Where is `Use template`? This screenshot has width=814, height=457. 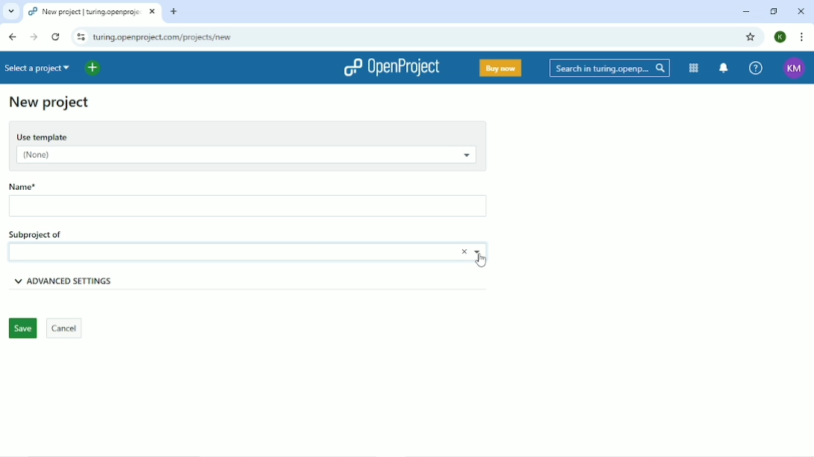 Use template is located at coordinates (247, 135).